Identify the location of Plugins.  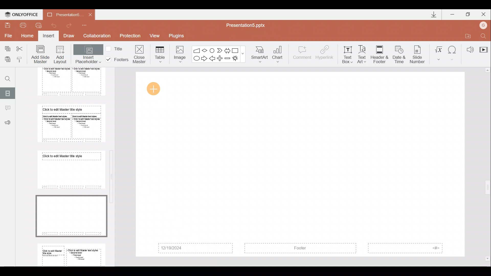
(178, 35).